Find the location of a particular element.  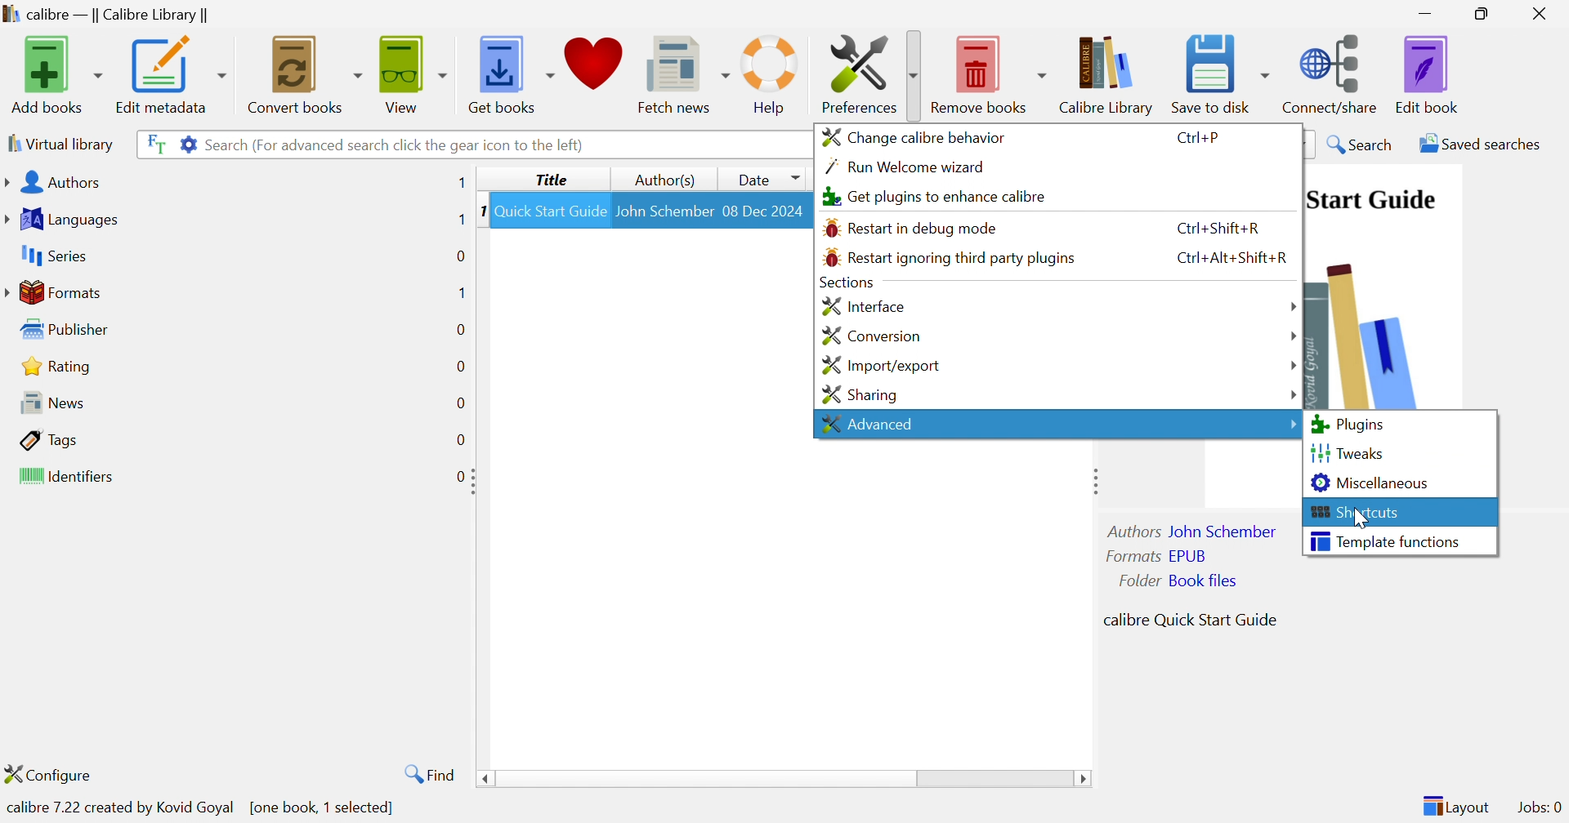

Advanced search is located at coordinates (187, 142).